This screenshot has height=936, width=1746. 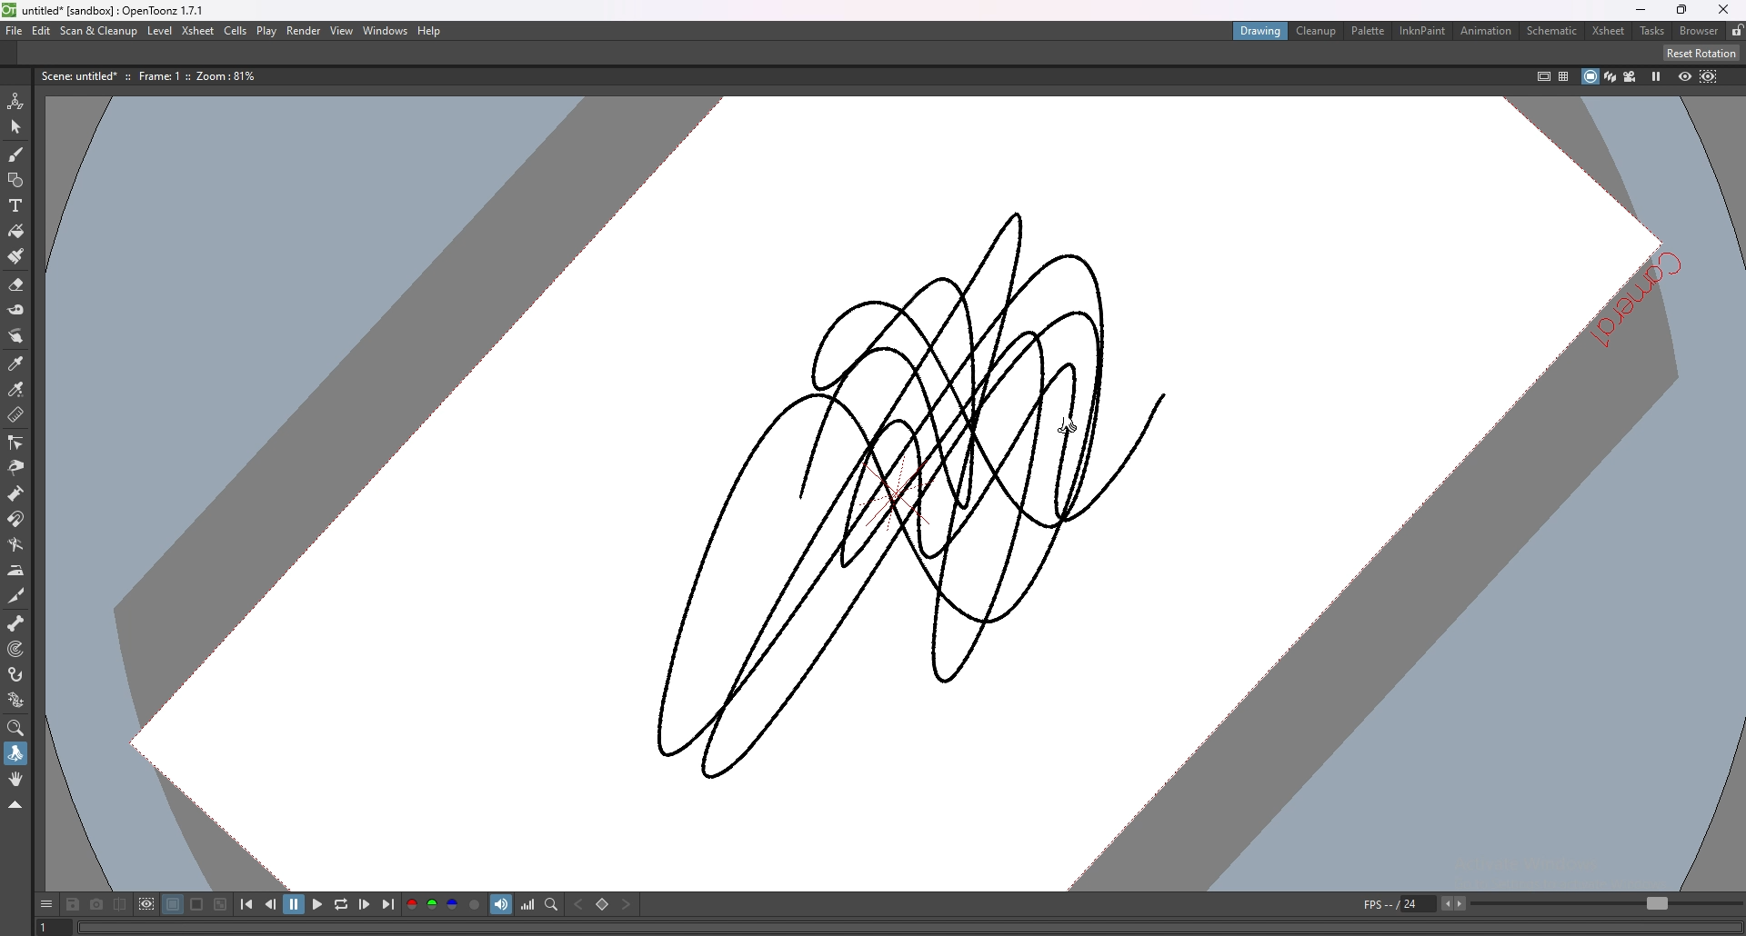 What do you see at coordinates (15, 443) in the screenshot?
I see `control point editor` at bounding box center [15, 443].